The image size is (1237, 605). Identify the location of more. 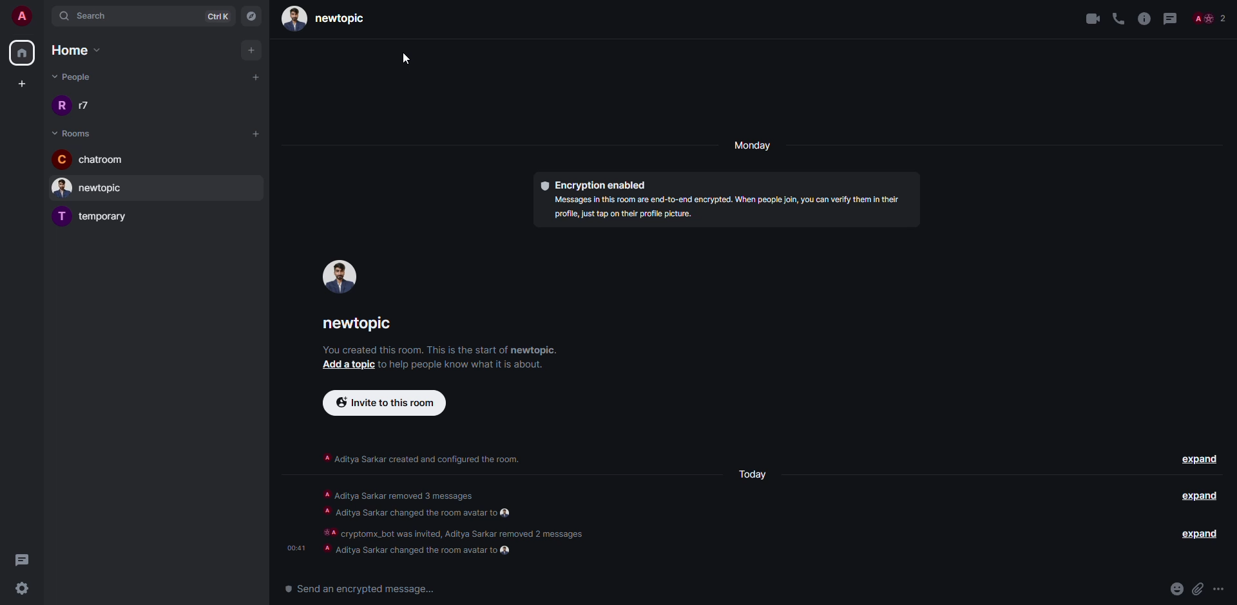
(1220, 588).